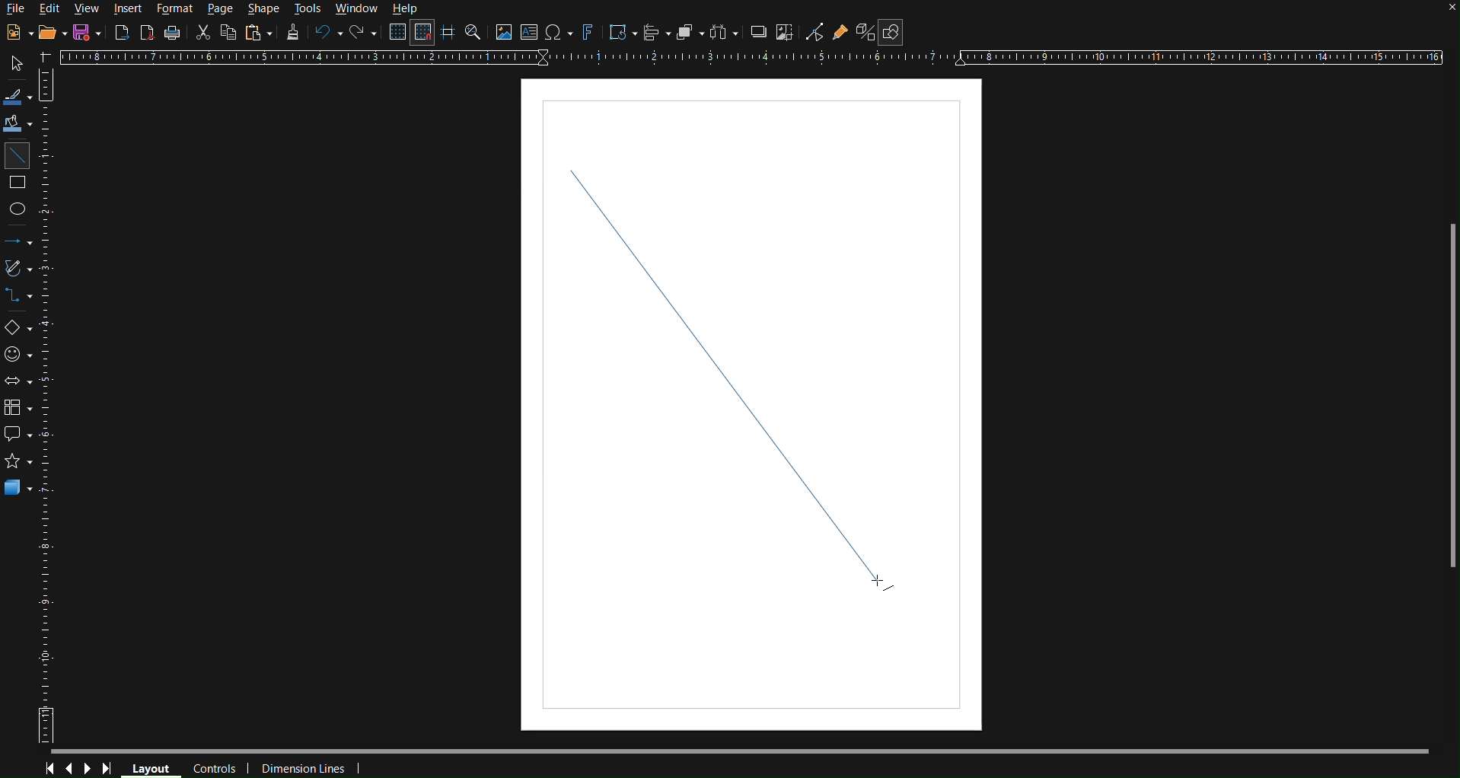 Image resolution: width=1460 pixels, height=778 pixels. I want to click on Layout, so click(152, 768).